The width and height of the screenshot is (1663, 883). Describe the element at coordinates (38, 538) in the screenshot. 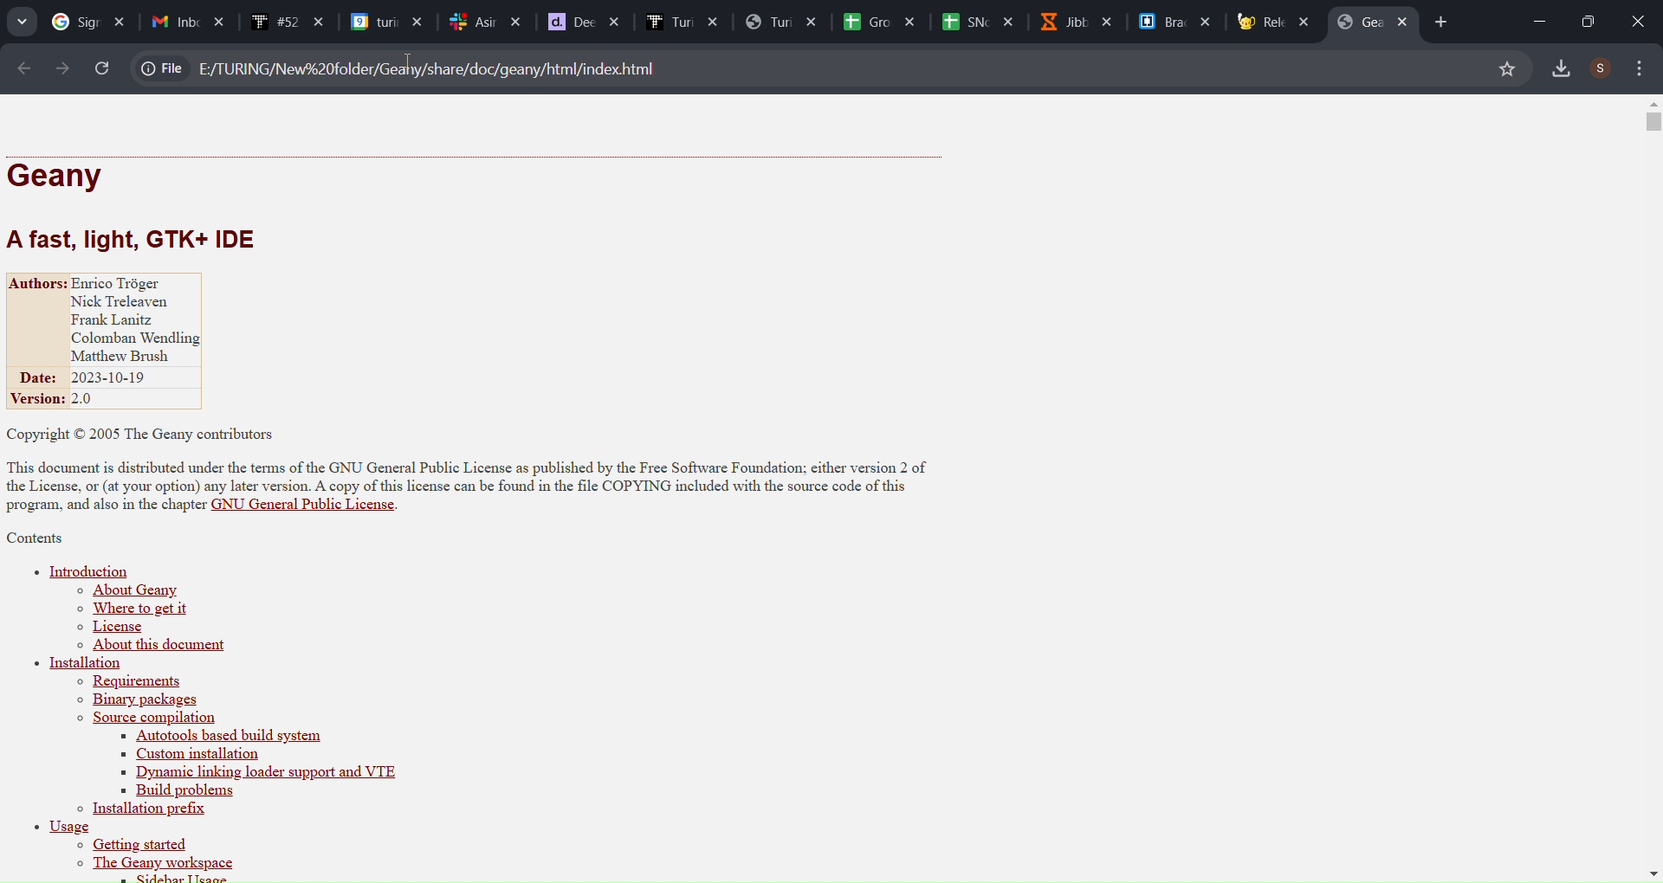

I see `contents` at that location.